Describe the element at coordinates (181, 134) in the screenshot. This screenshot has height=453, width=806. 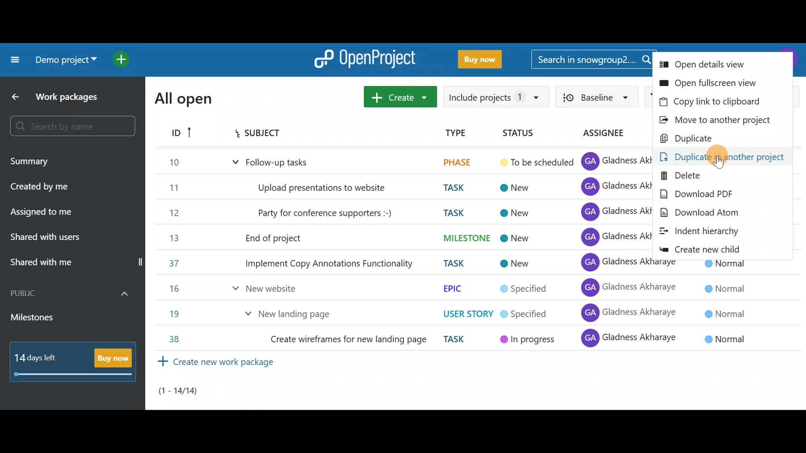
I see `ID` at that location.